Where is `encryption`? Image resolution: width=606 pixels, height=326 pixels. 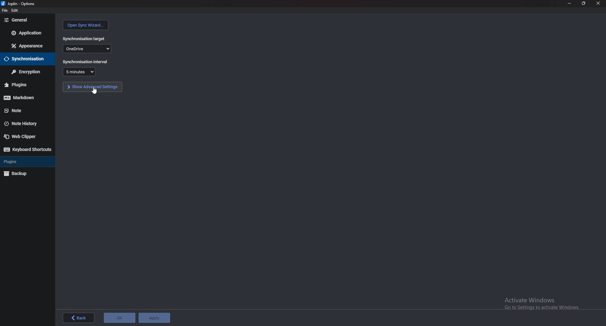
encryption is located at coordinates (27, 72).